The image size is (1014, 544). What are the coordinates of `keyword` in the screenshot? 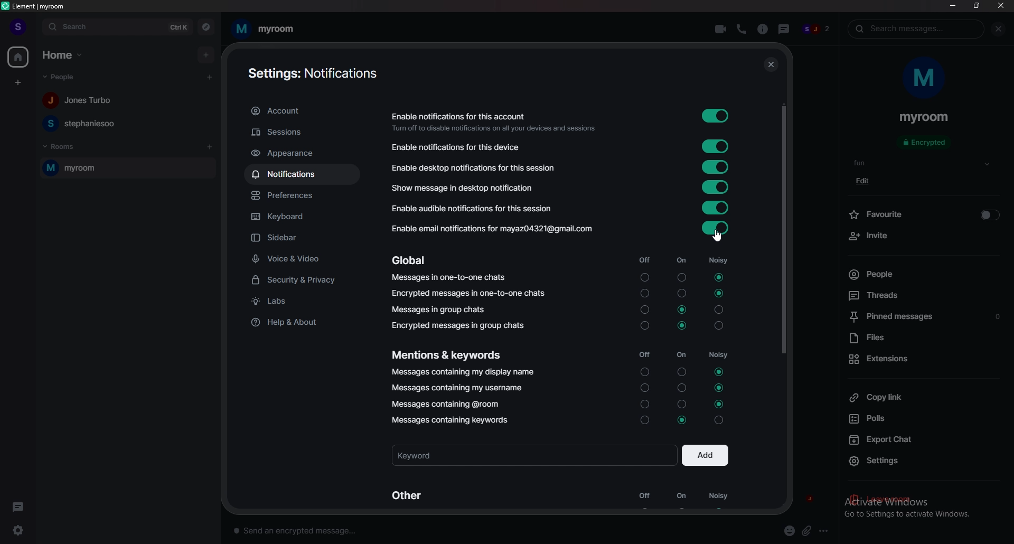 It's located at (533, 454).